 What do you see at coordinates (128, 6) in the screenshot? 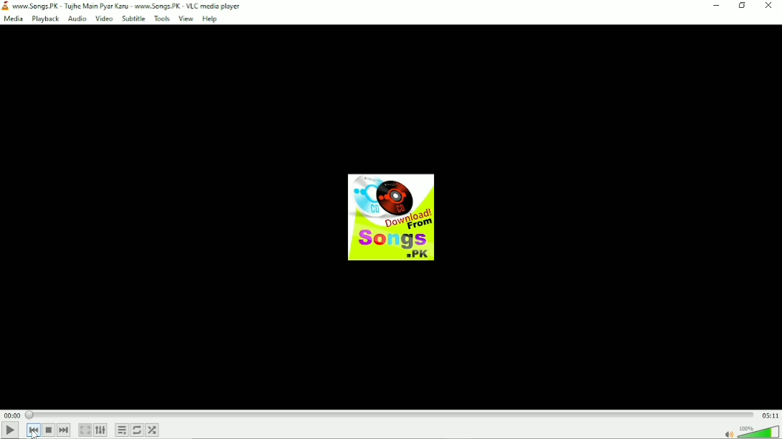
I see `‘www Songs. PK - Tughe Main Pyar Karu - waw.Songs PK - VLC media player` at bounding box center [128, 6].